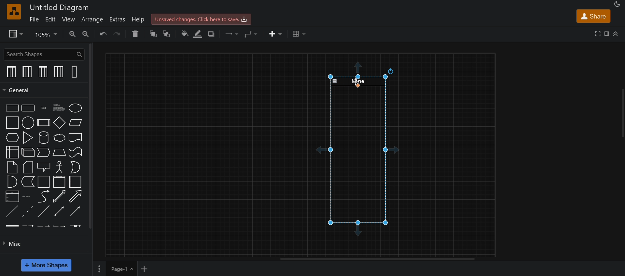  Describe the element at coordinates (76, 168) in the screenshot. I see `or` at that location.